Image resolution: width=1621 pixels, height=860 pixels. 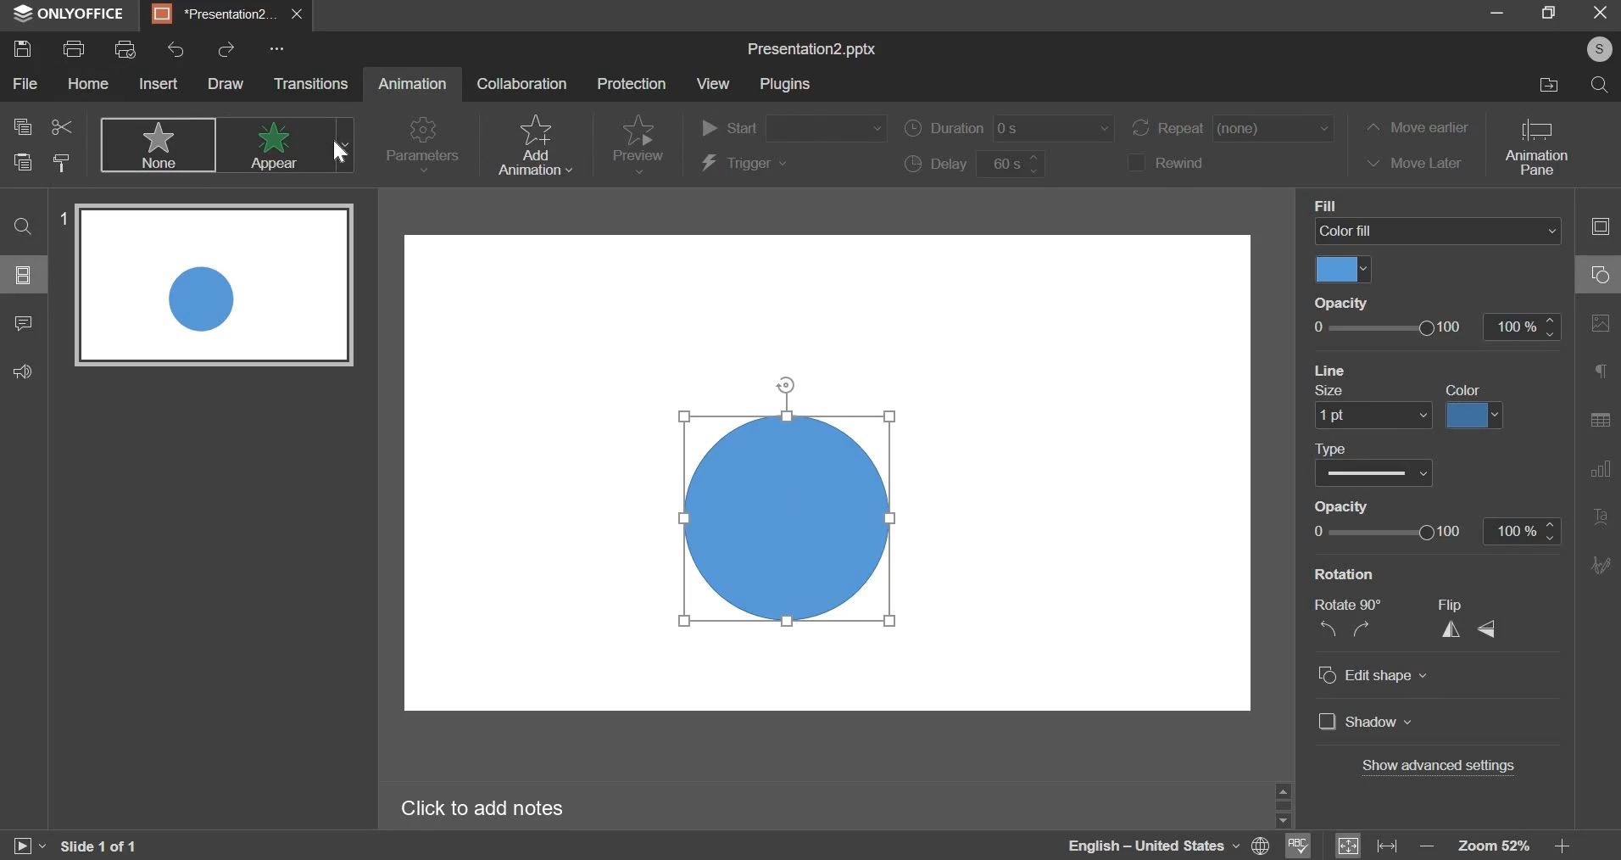 I want to click on print, so click(x=75, y=47).